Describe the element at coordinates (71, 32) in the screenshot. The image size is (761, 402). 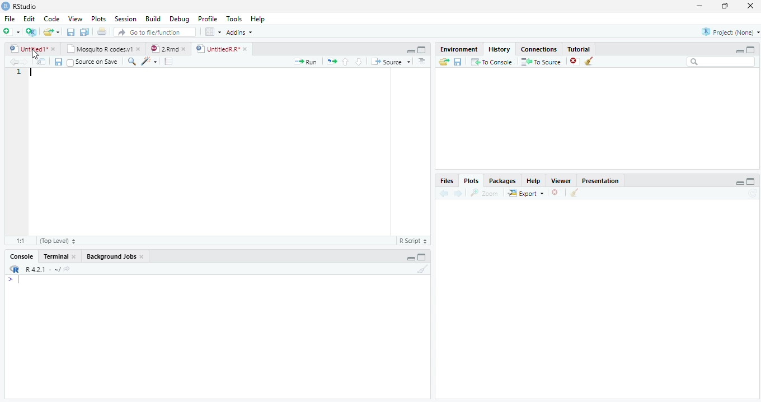
I see `Save` at that location.